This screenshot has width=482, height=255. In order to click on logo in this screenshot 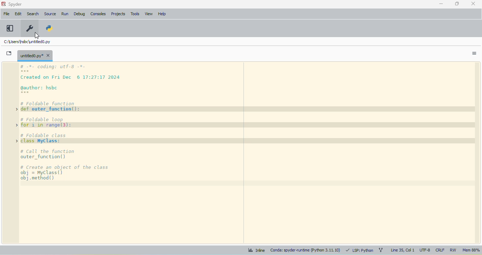, I will do `click(4, 4)`.